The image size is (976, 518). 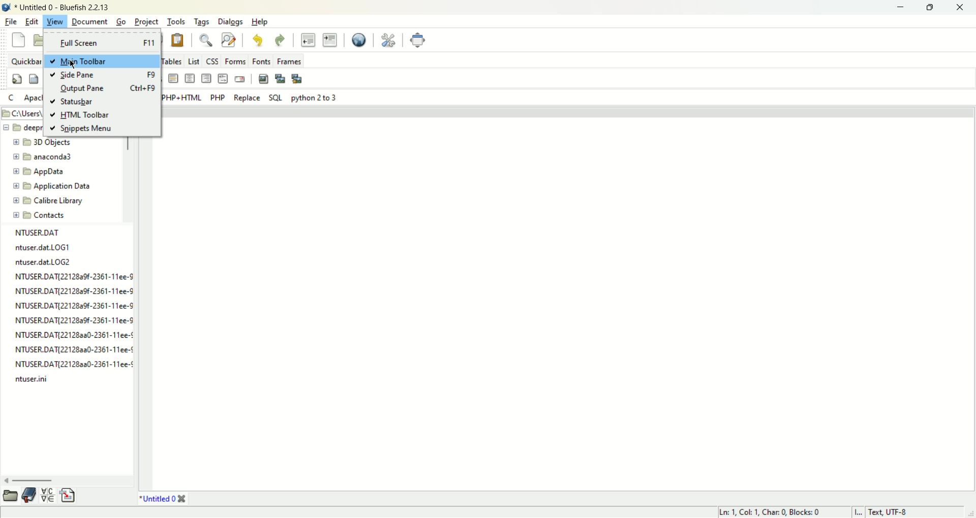 I want to click on tags, so click(x=203, y=21).